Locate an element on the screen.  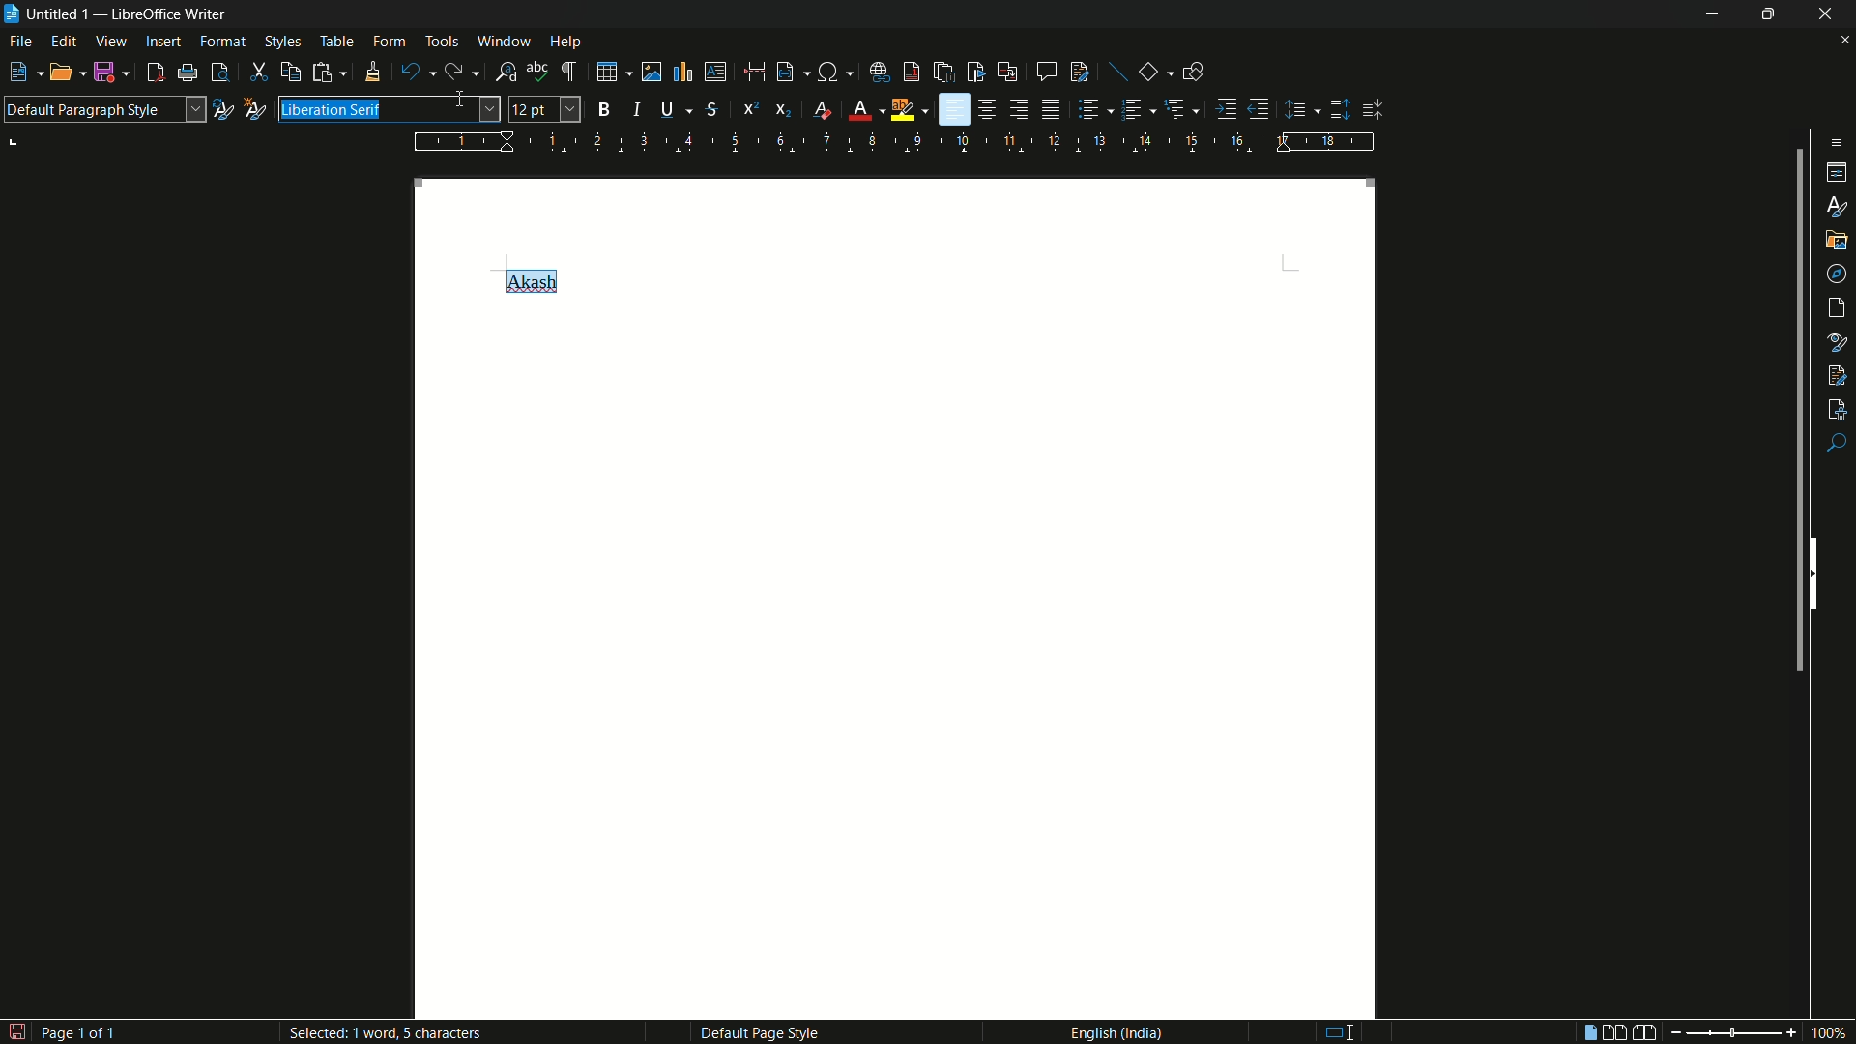
bold is located at coordinates (605, 109).